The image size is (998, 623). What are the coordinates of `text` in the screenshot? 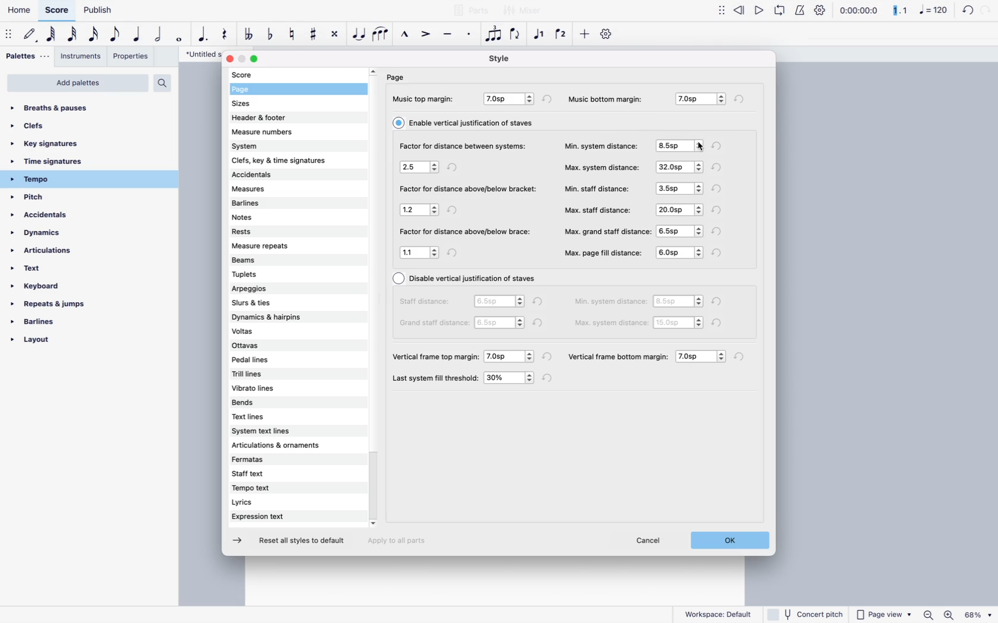 It's located at (38, 272).